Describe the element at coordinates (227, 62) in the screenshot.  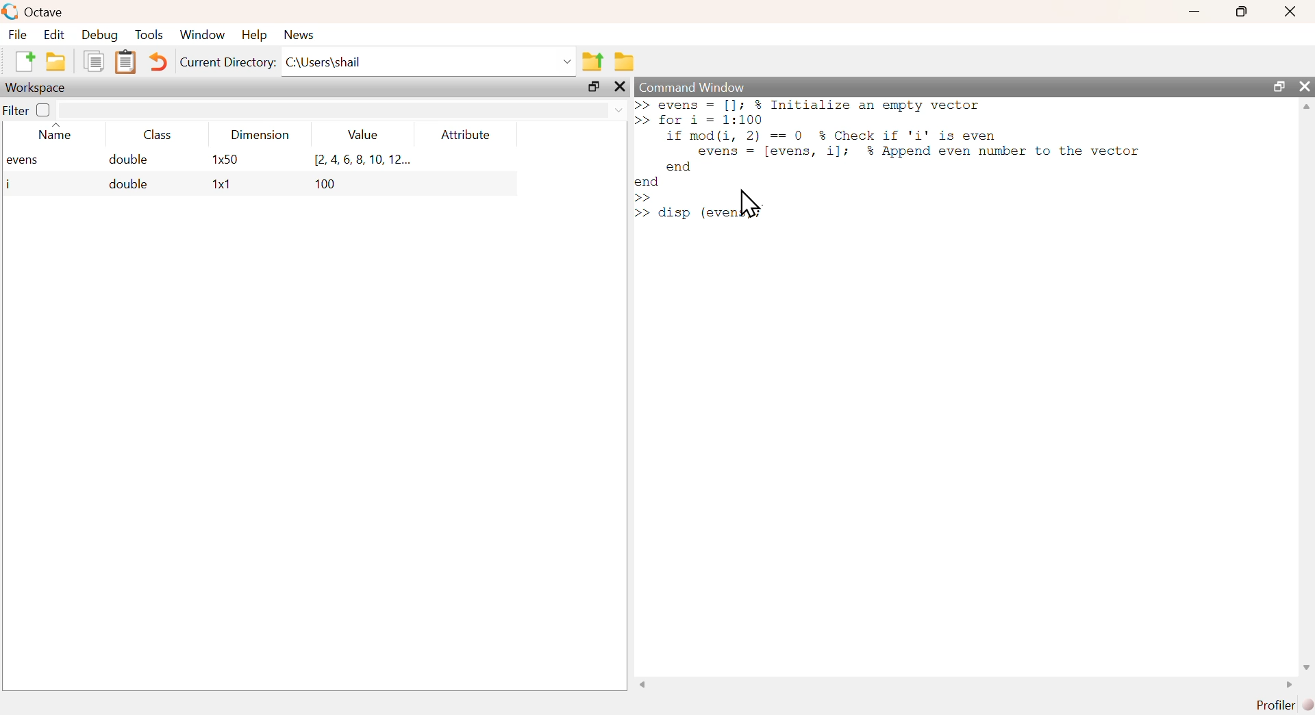
I see `current directory` at that location.